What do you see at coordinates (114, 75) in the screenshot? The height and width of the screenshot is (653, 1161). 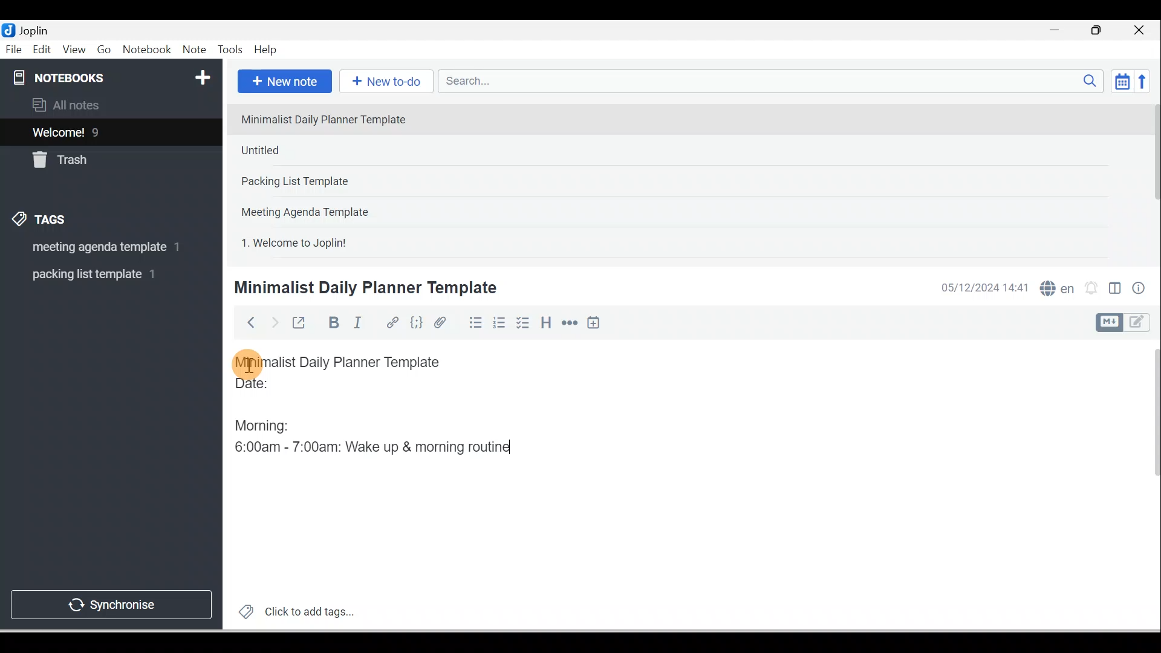 I see `Notebooks` at bounding box center [114, 75].